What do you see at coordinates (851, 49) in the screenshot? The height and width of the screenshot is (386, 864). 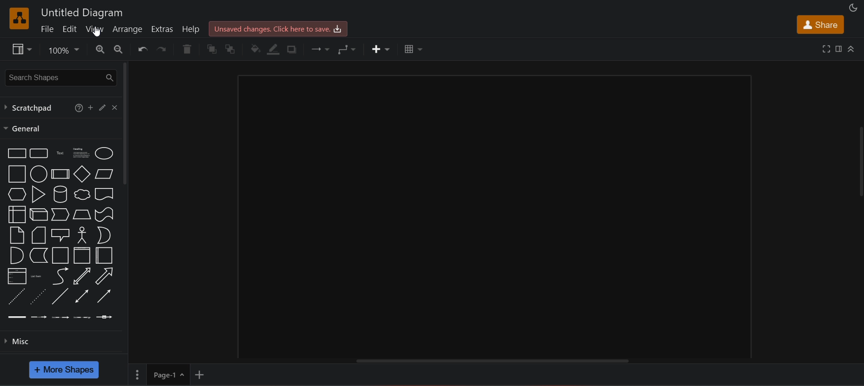 I see `collapse/expand` at bounding box center [851, 49].